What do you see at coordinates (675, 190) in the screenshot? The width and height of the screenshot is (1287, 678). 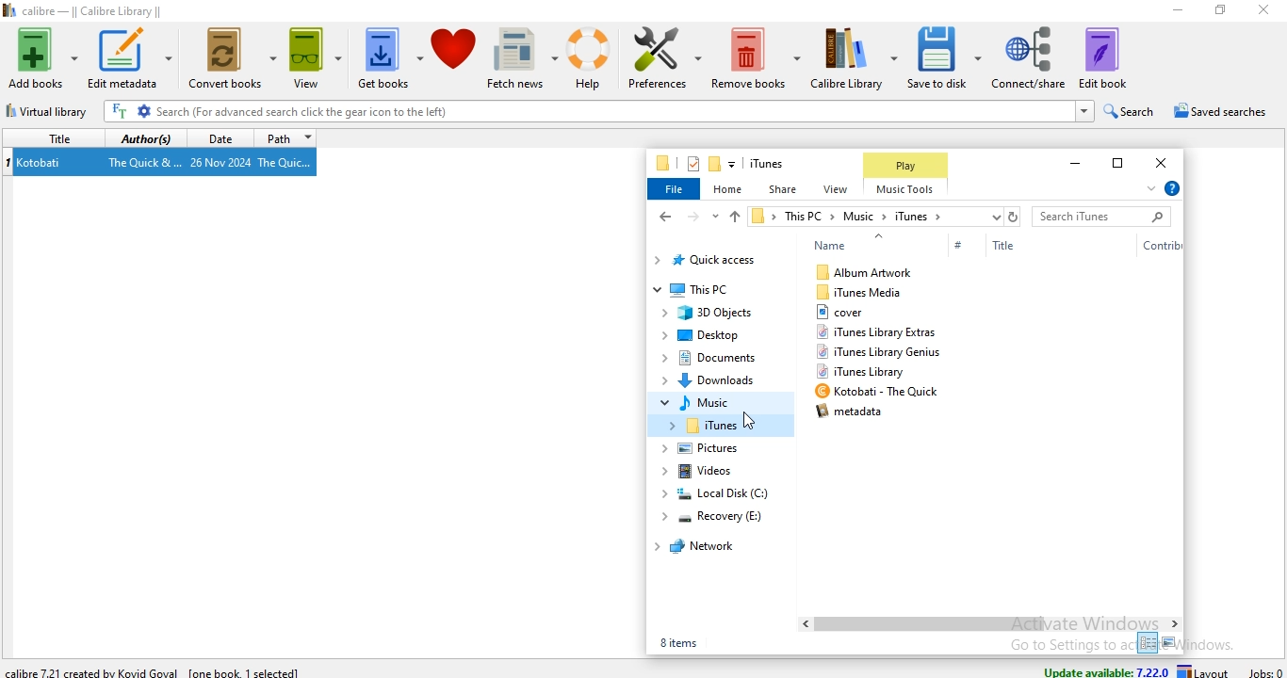 I see `file` at bounding box center [675, 190].